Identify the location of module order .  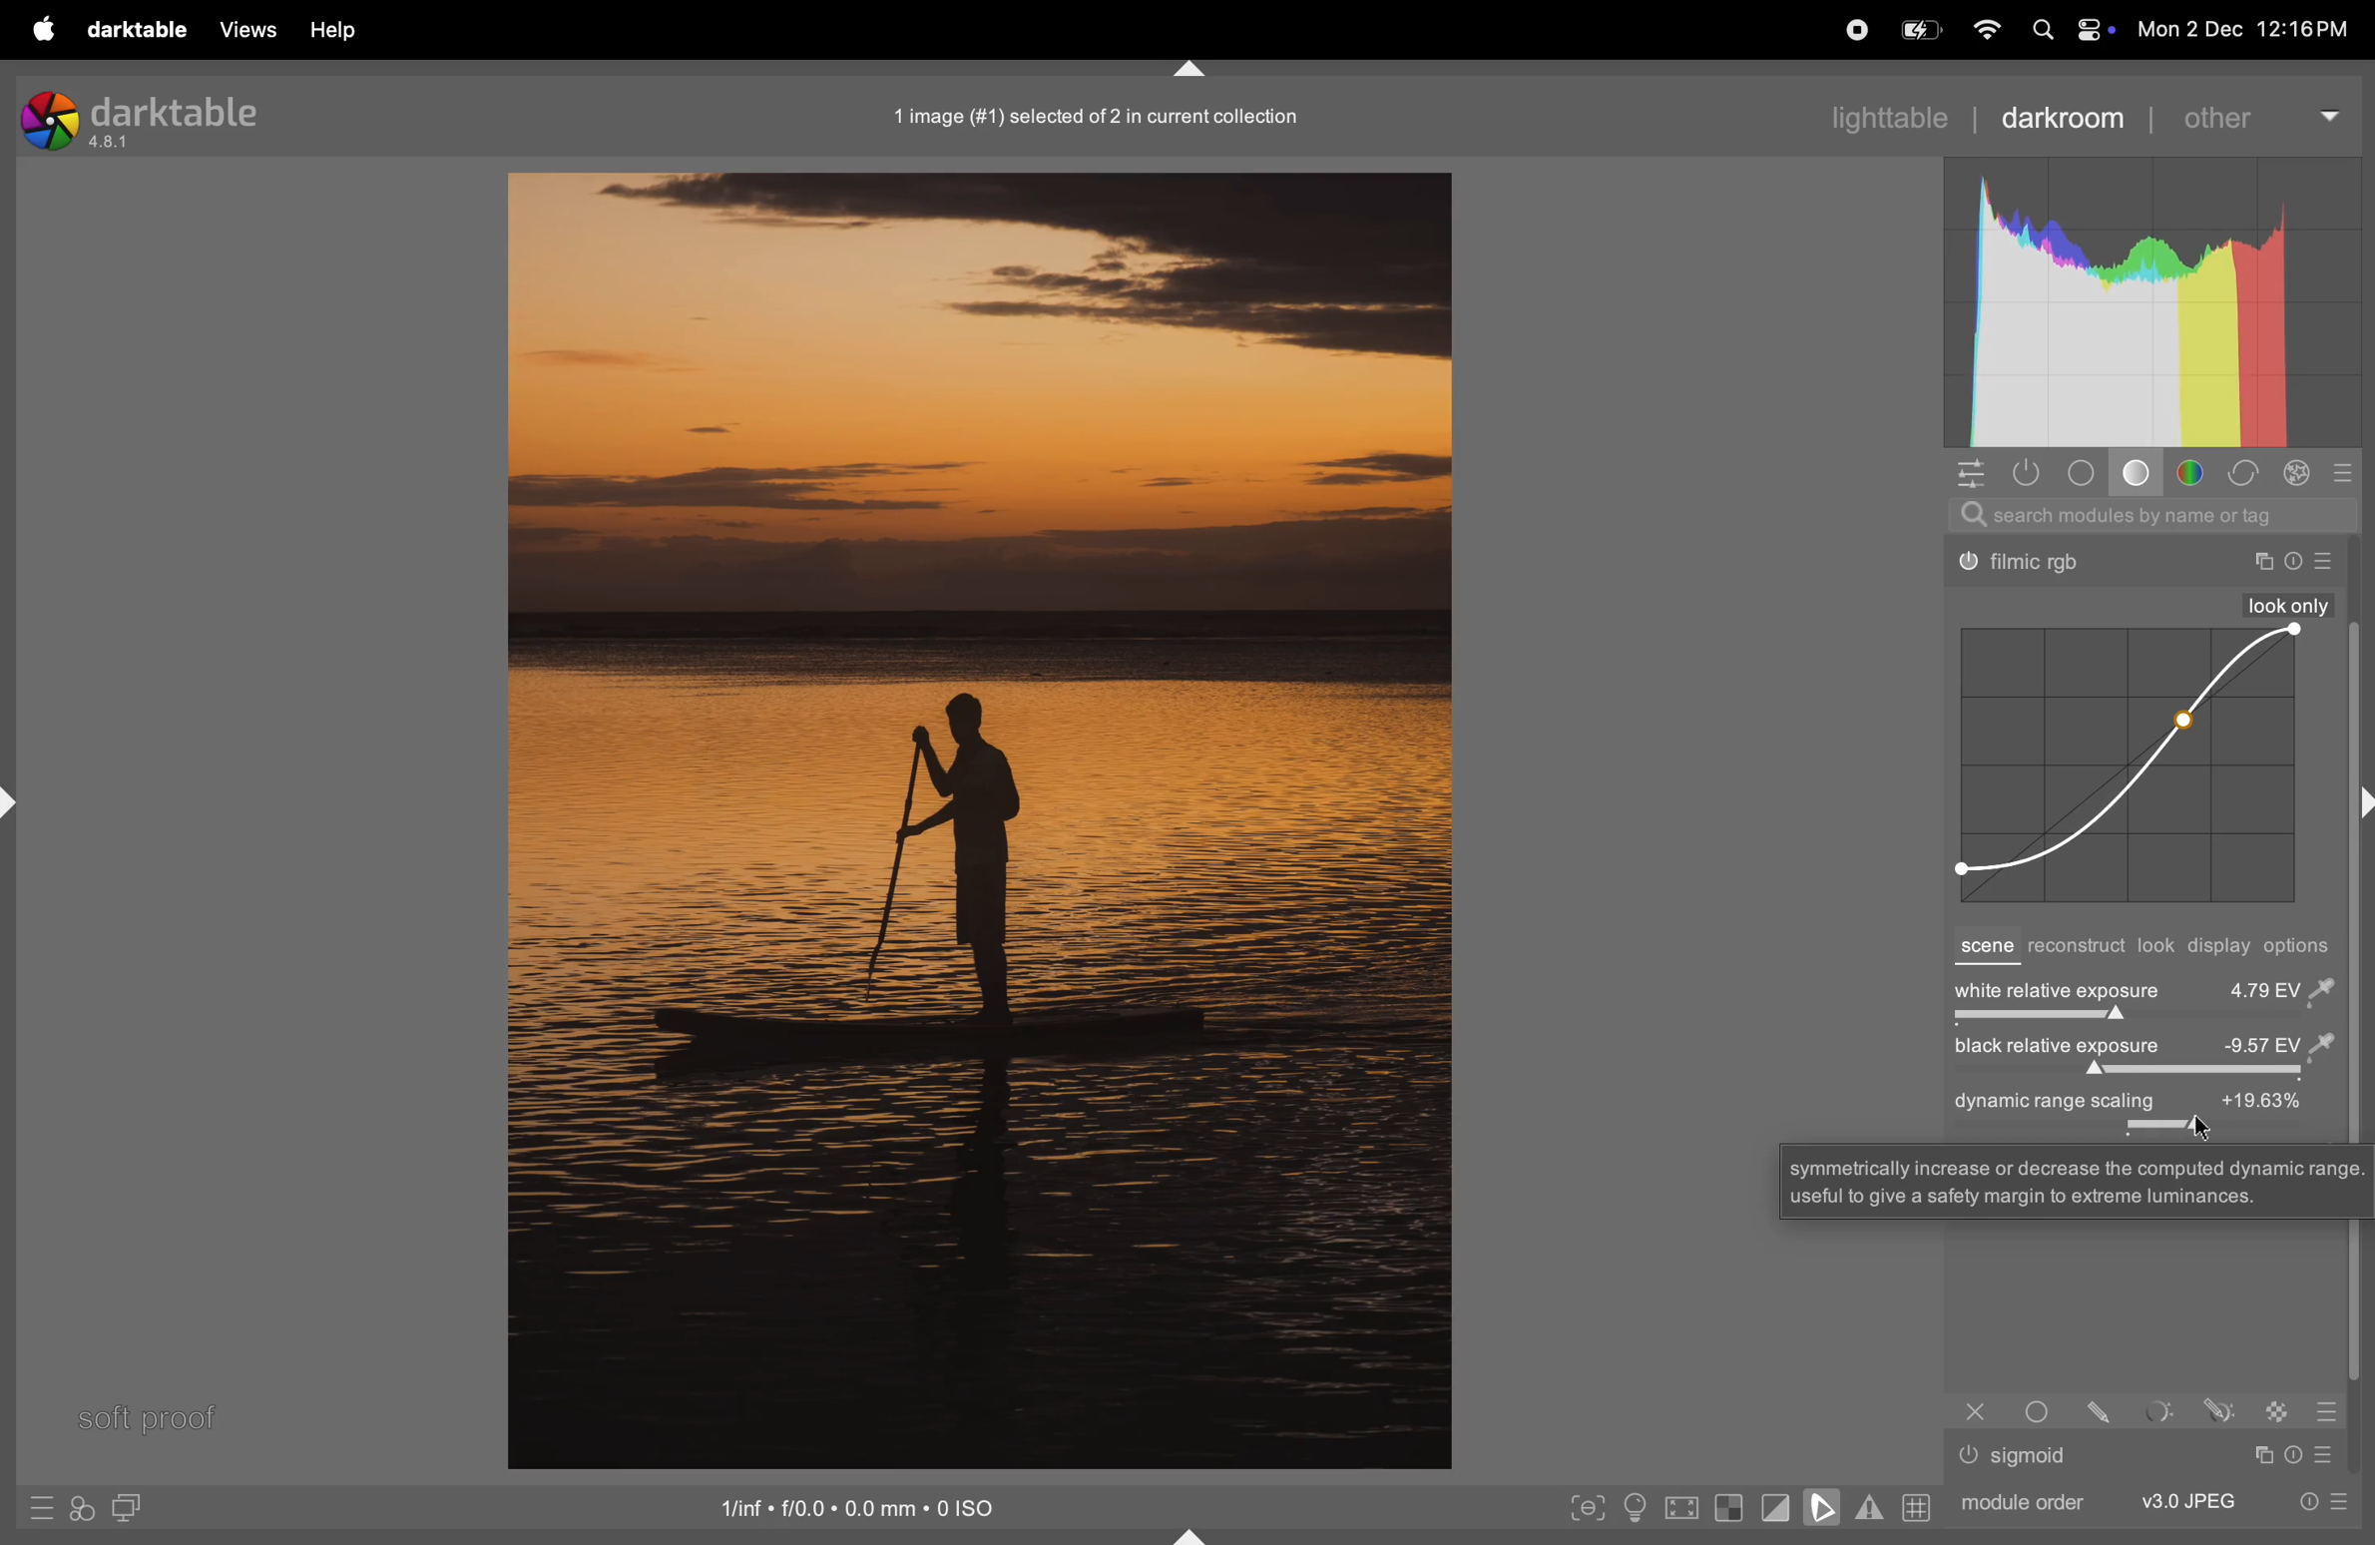
(2018, 1500).